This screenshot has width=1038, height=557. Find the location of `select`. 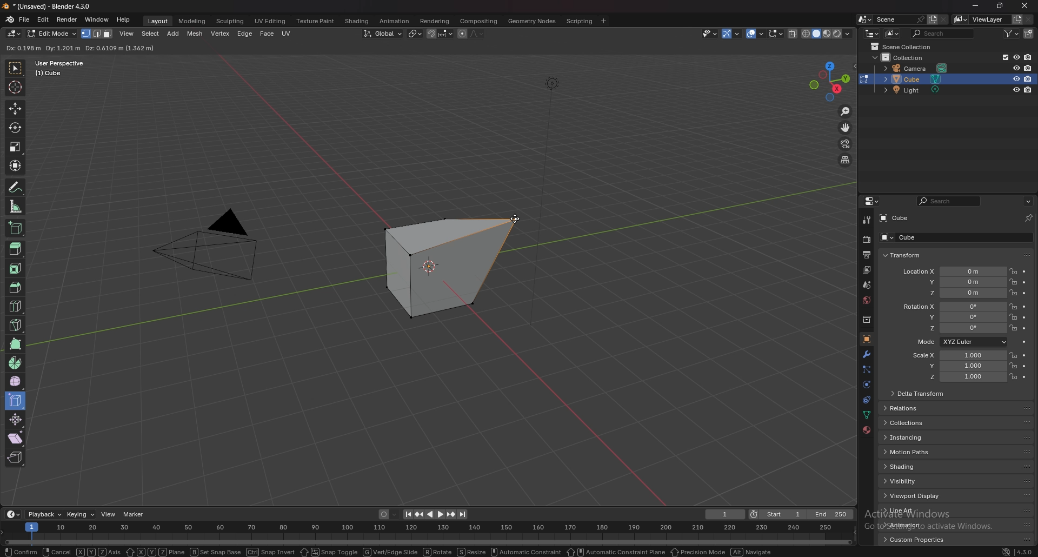

select is located at coordinates (16, 69).